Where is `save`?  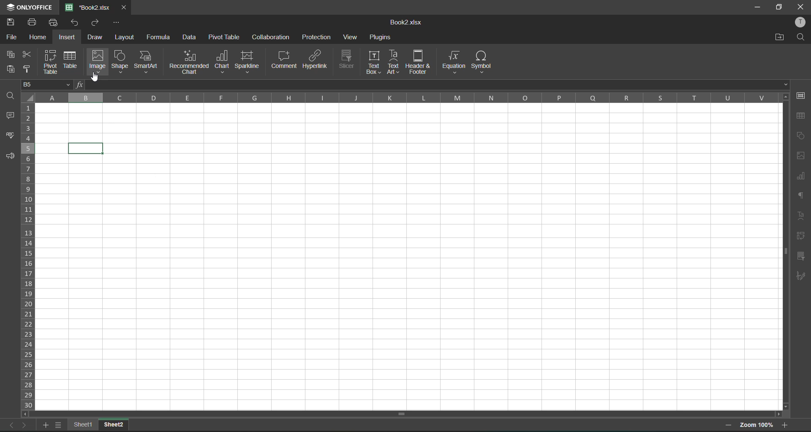 save is located at coordinates (13, 22).